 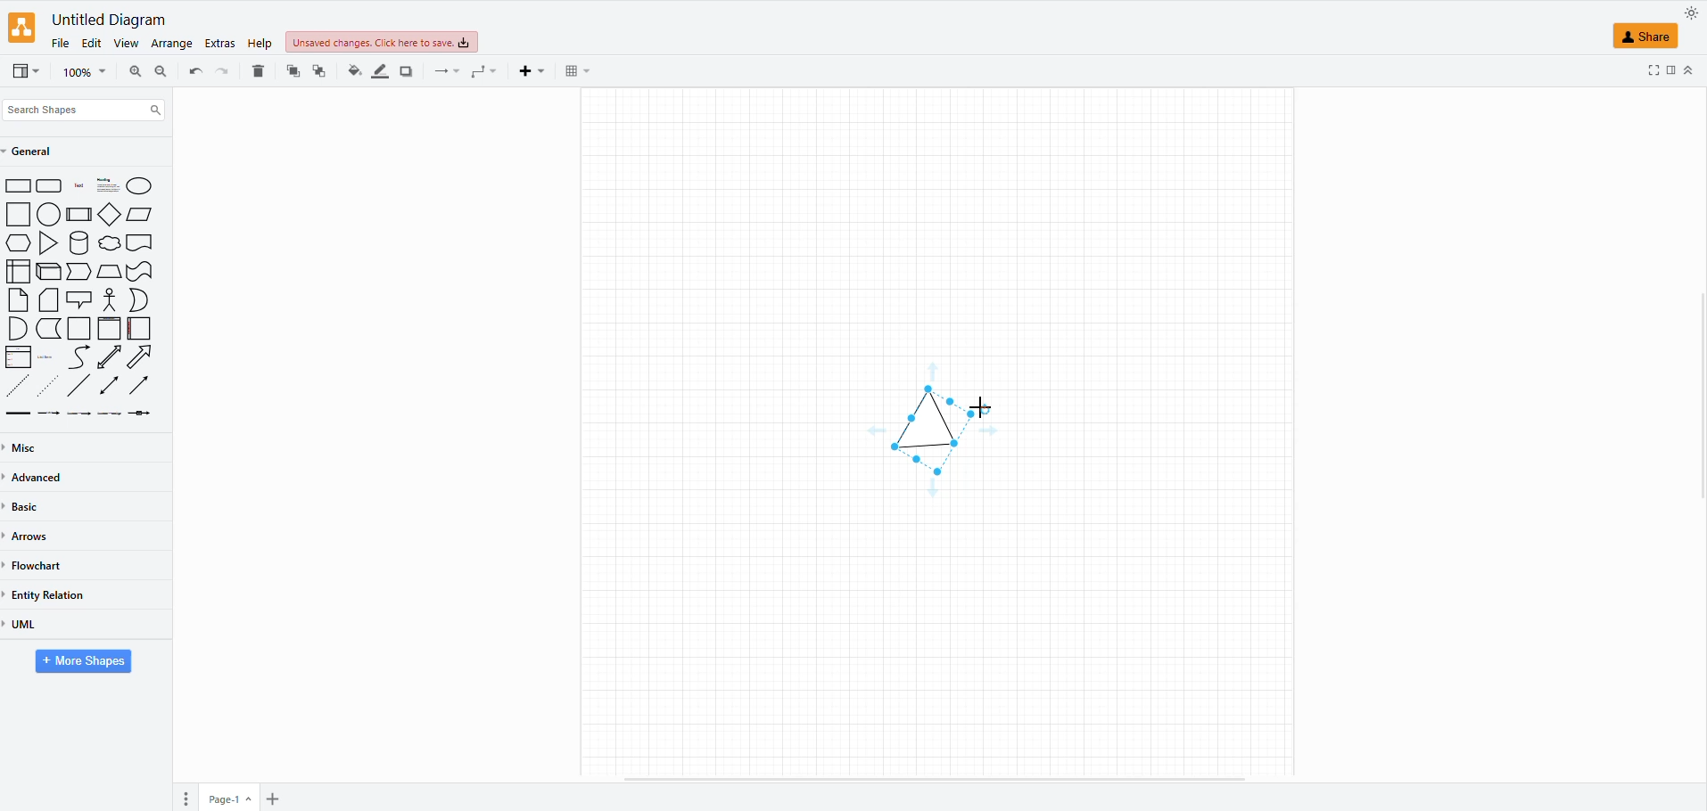 What do you see at coordinates (378, 44) in the screenshot?
I see `unsaved changes` at bounding box center [378, 44].